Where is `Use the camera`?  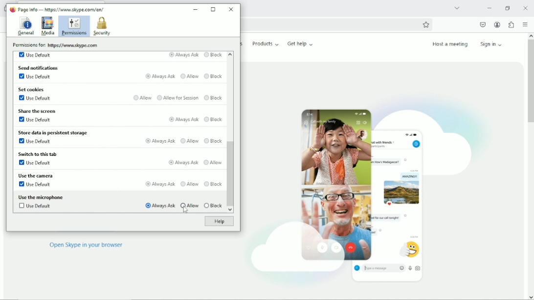 Use the camera is located at coordinates (35, 175).